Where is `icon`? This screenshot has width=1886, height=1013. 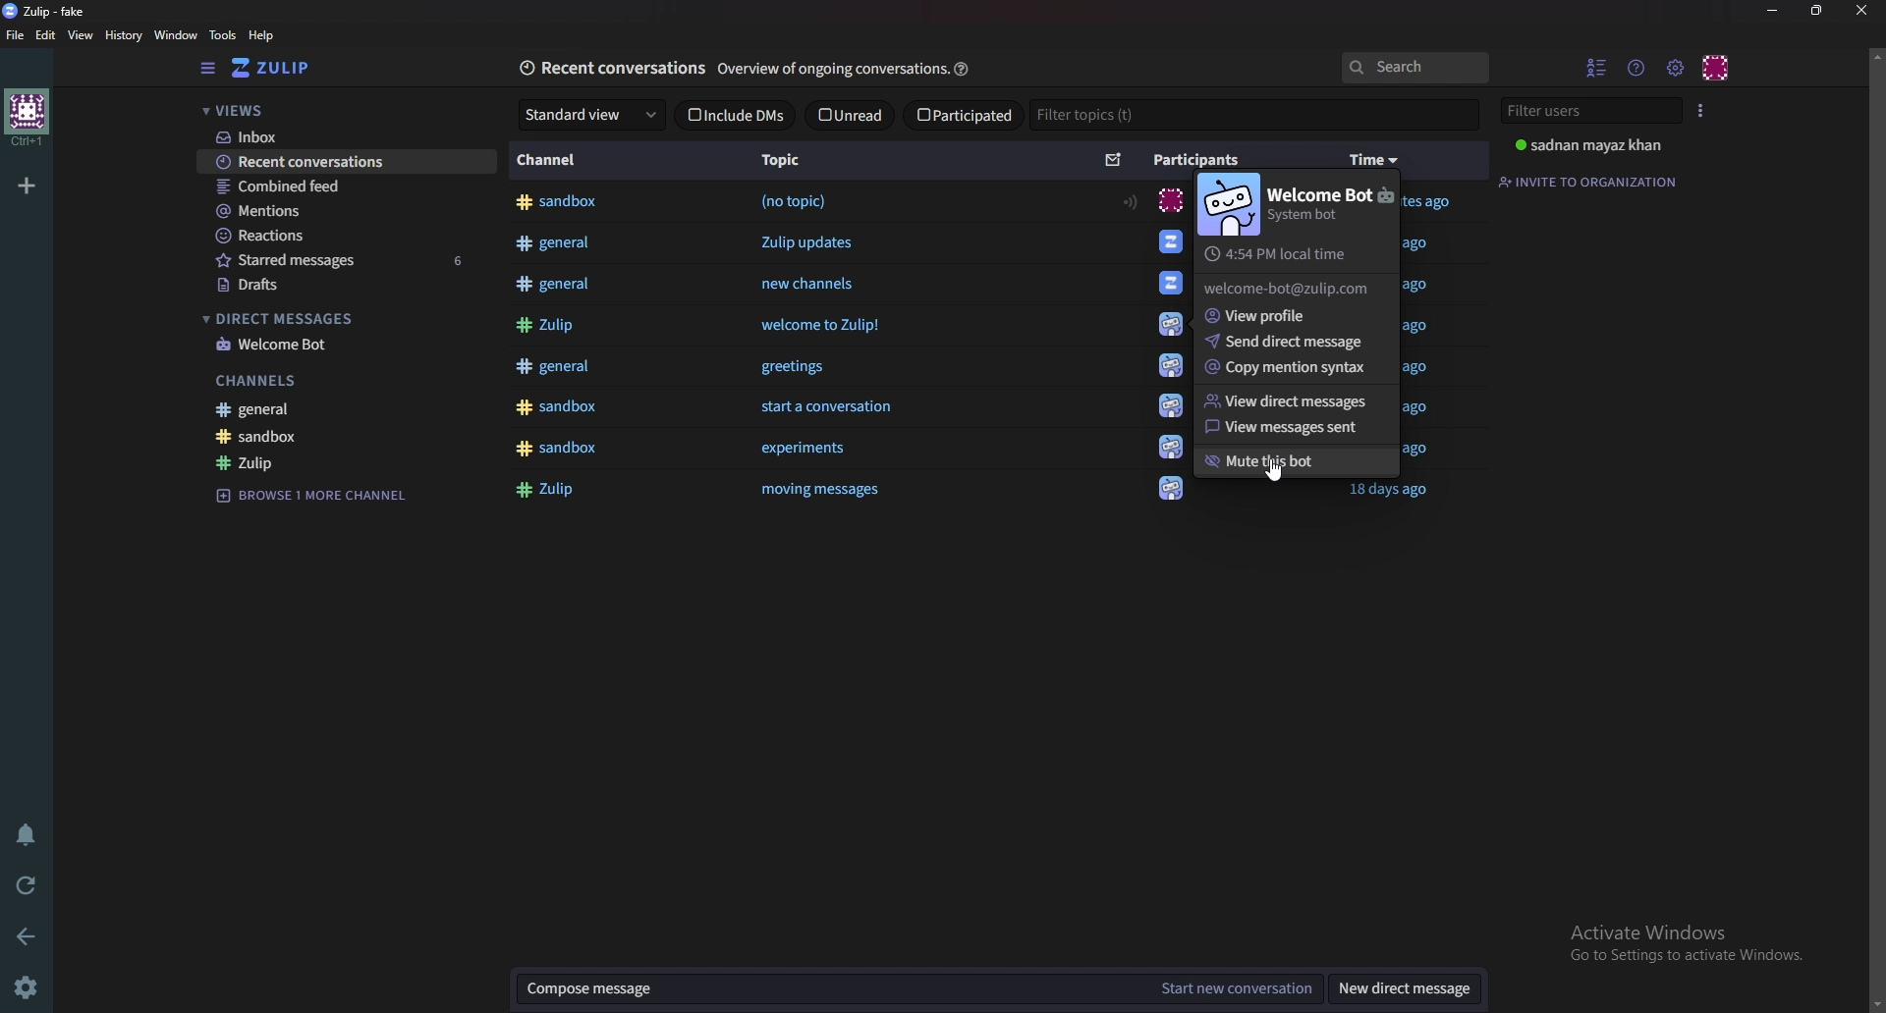 icon is located at coordinates (1161, 199).